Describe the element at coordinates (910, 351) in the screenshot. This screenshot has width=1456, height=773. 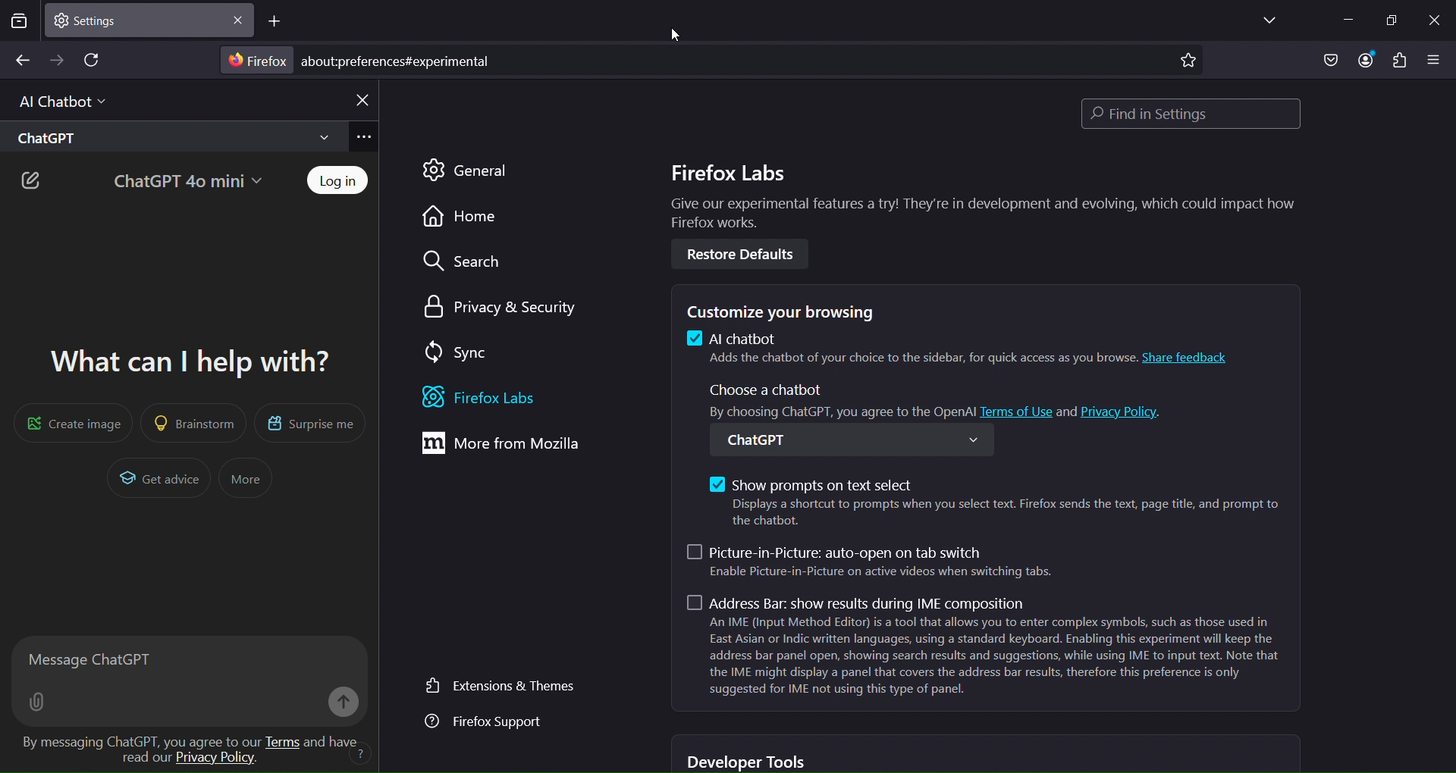
I see `£4 Al chatbot
Adds the chatbot of your choice to the sidebar, for quick access as you browse.` at that location.